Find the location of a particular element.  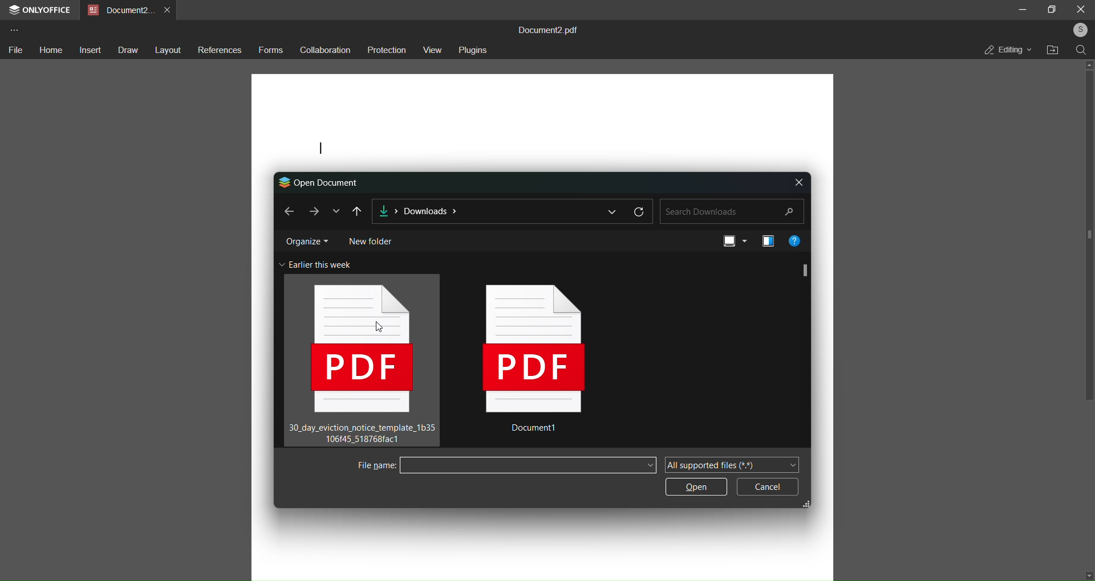

minimize is located at coordinates (1022, 9).